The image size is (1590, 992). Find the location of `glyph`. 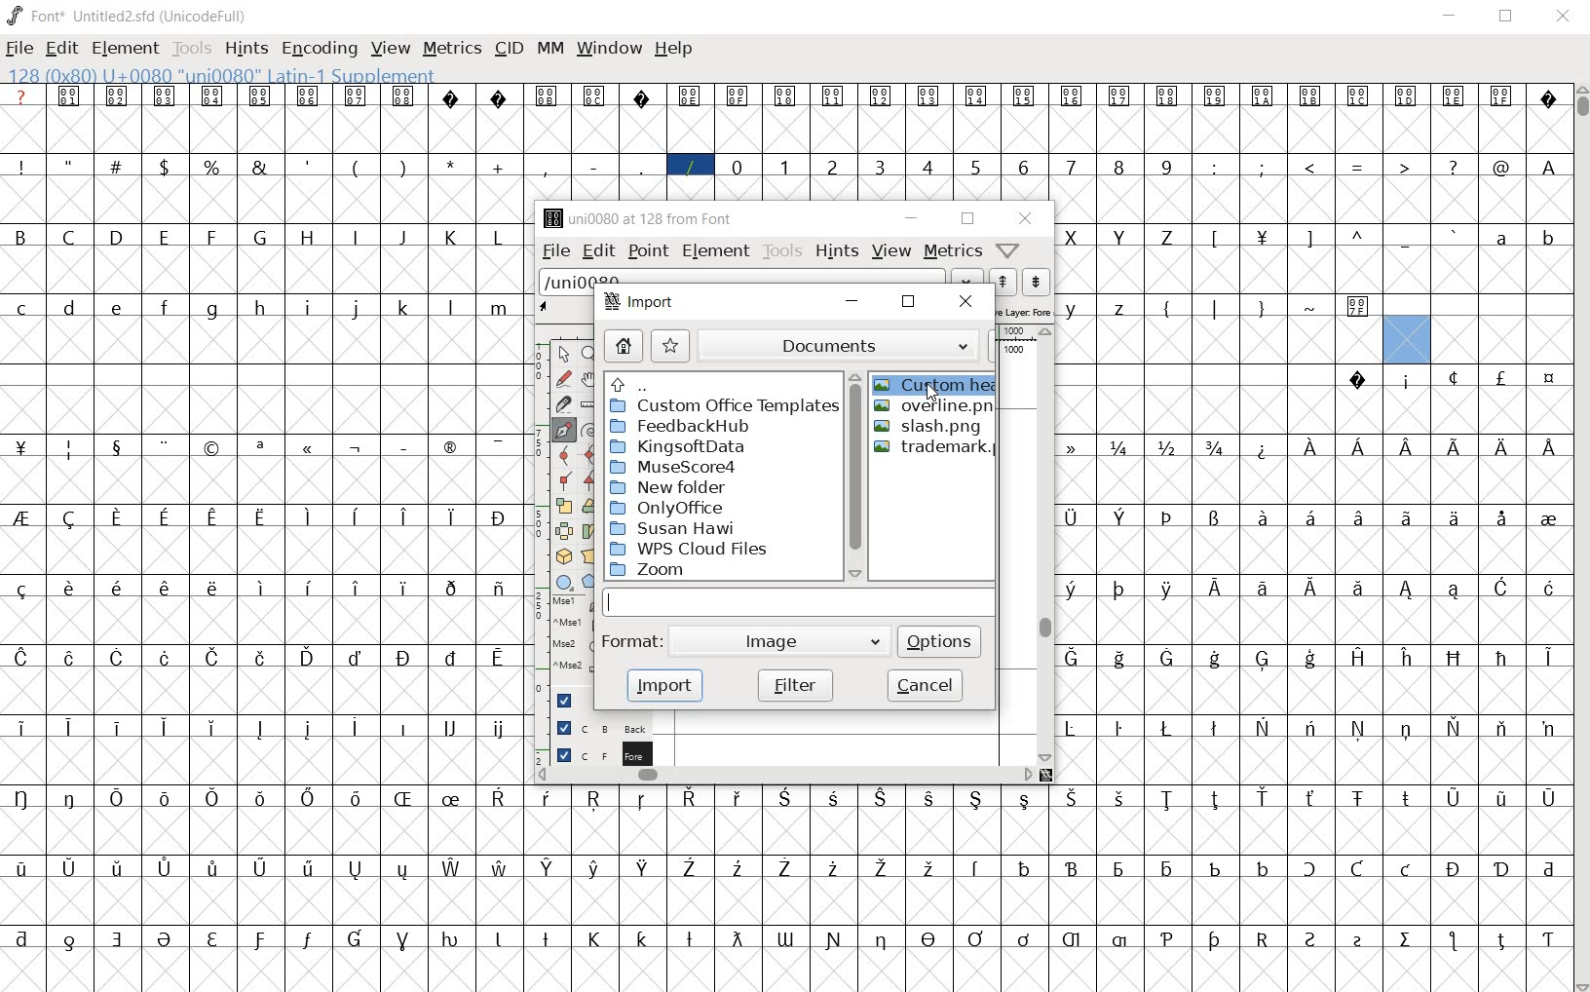

glyph is located at coordinates (116, 798).